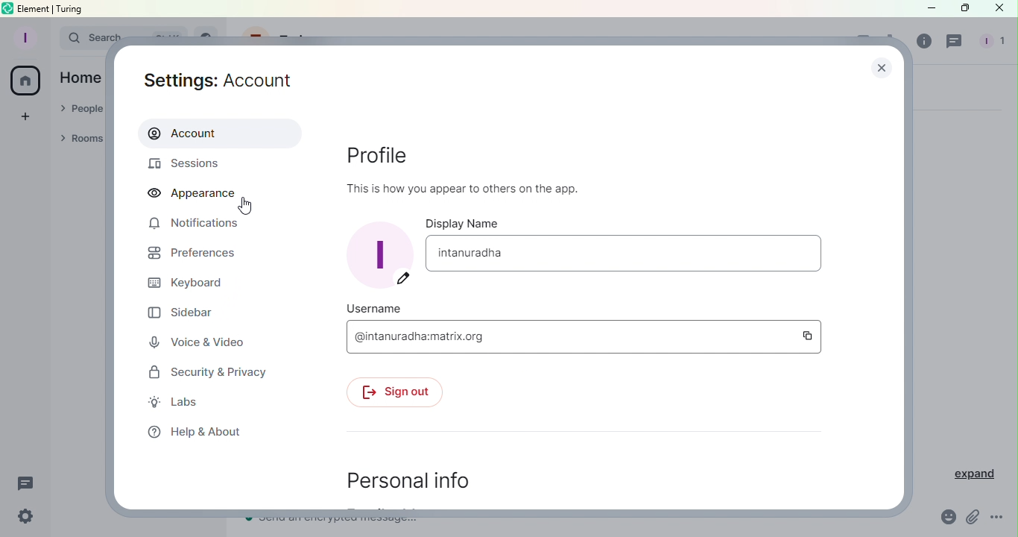 The image size is (1018, 537). What do you see at coordinates (202, 343) in the screenshot?
I see `Voice and video` at bounding box center [202, 343].